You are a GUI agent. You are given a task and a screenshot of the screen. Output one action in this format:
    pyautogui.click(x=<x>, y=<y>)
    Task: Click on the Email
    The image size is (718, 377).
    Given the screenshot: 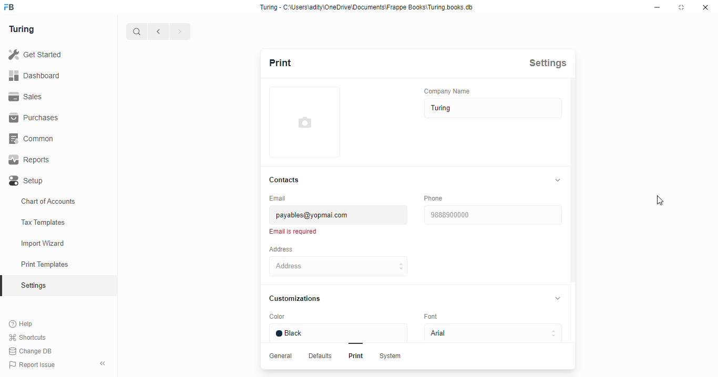 What is the action you would take?
    pyautogui.click(x=282, y=198)
    